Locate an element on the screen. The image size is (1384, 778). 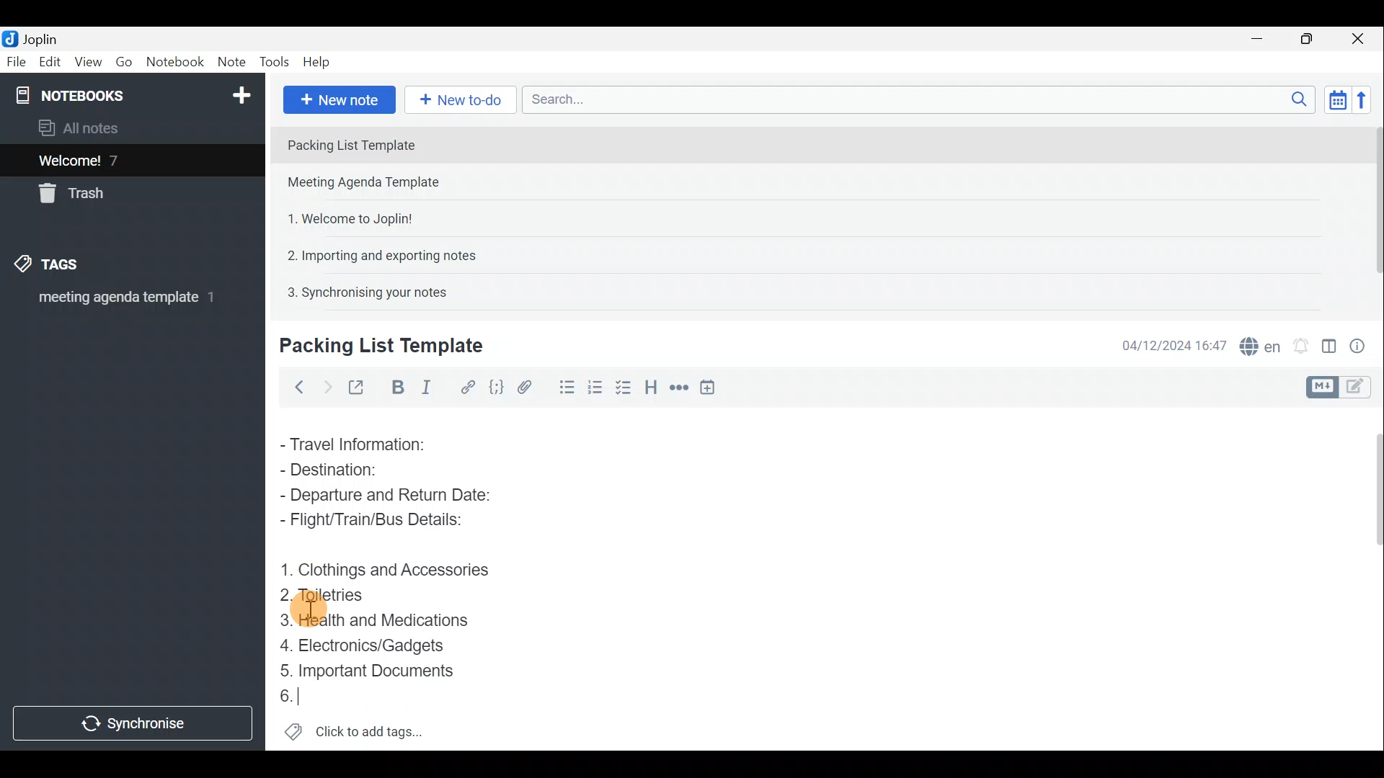
Joplin is located at coordinates (34, 38).